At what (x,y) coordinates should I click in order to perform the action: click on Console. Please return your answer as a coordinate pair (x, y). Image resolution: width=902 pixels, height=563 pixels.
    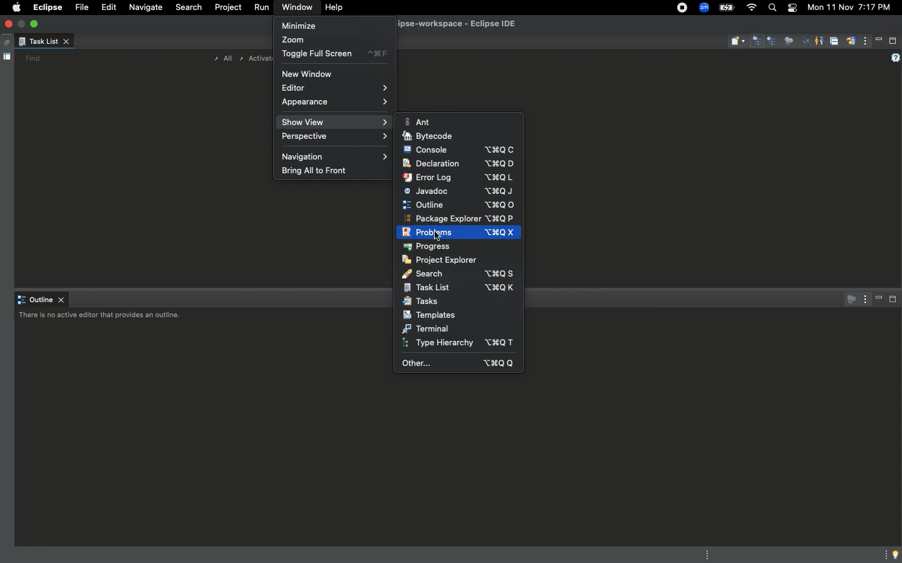
    Looking at the image, I should click on (459, 150).